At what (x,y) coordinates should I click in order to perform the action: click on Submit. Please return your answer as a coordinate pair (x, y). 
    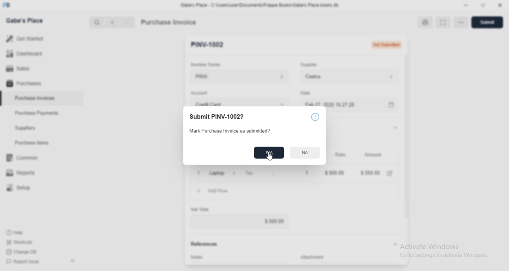
    Looking at the image, I should click on (487, 22).